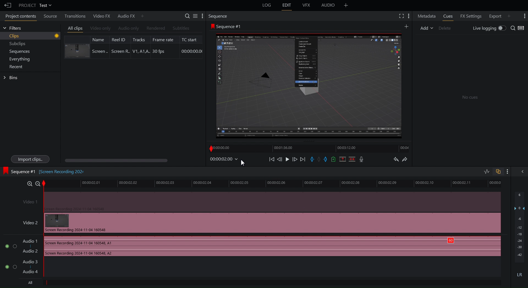  Describe the element at coordinates (17, 67) in the screenshot. I see `Recent` at that location.